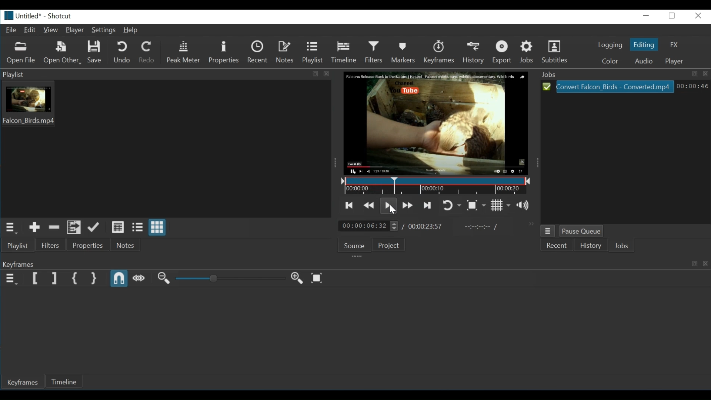  What do you see at coordinates (674, 61) in the screenshot?
I see `Player` at bounding box center [674, 61].